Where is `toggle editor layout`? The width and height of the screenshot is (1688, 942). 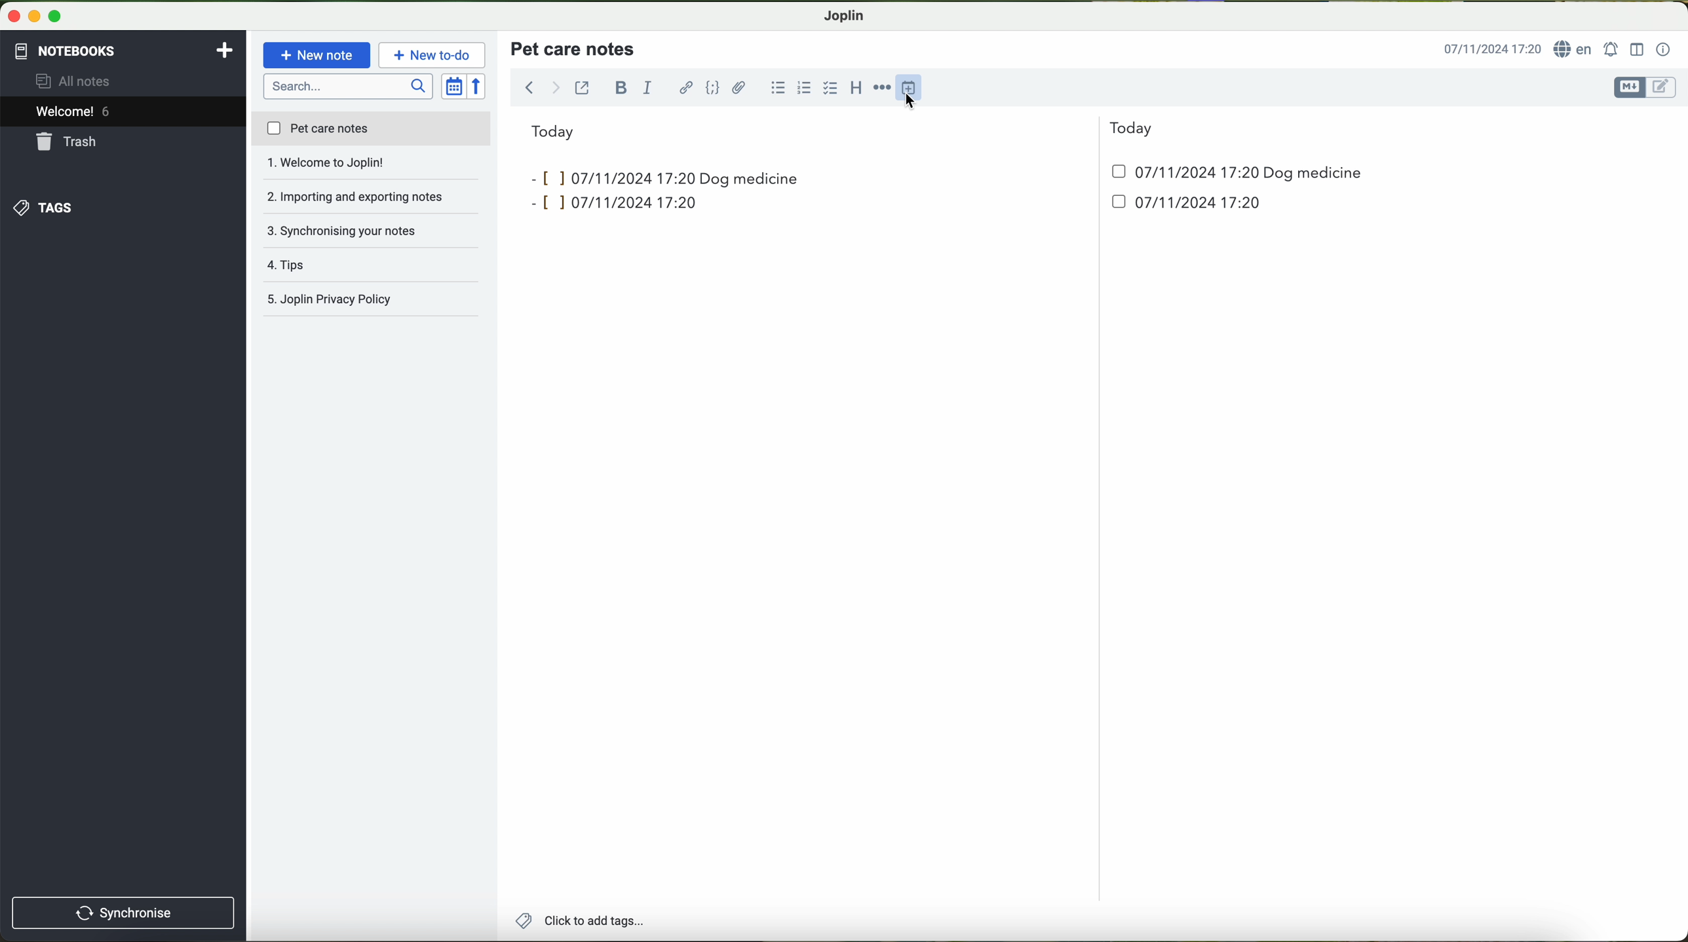
toggle editor layout is located at coordinates (1638, 48).